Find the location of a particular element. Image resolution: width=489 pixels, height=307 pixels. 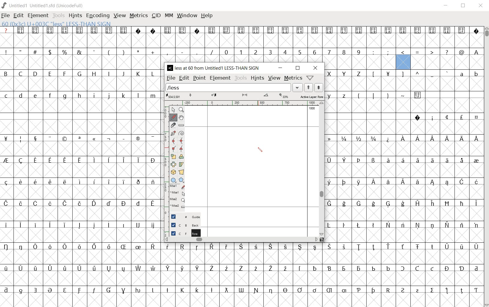

symbols is located at coordinates (389, 95).